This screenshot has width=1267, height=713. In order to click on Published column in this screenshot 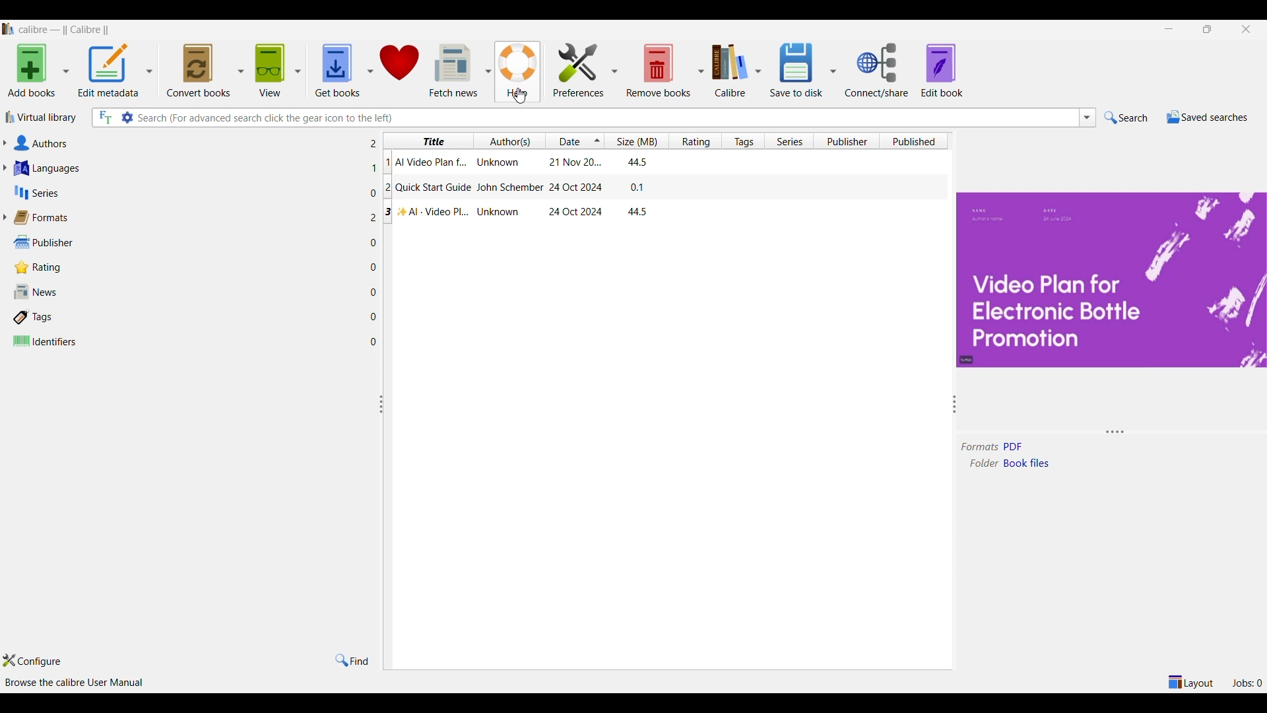, I will do `click(913, 141)`.